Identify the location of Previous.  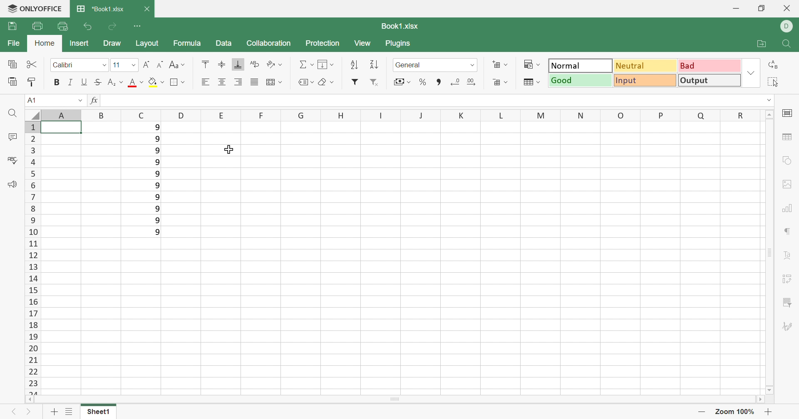
(14, 412).